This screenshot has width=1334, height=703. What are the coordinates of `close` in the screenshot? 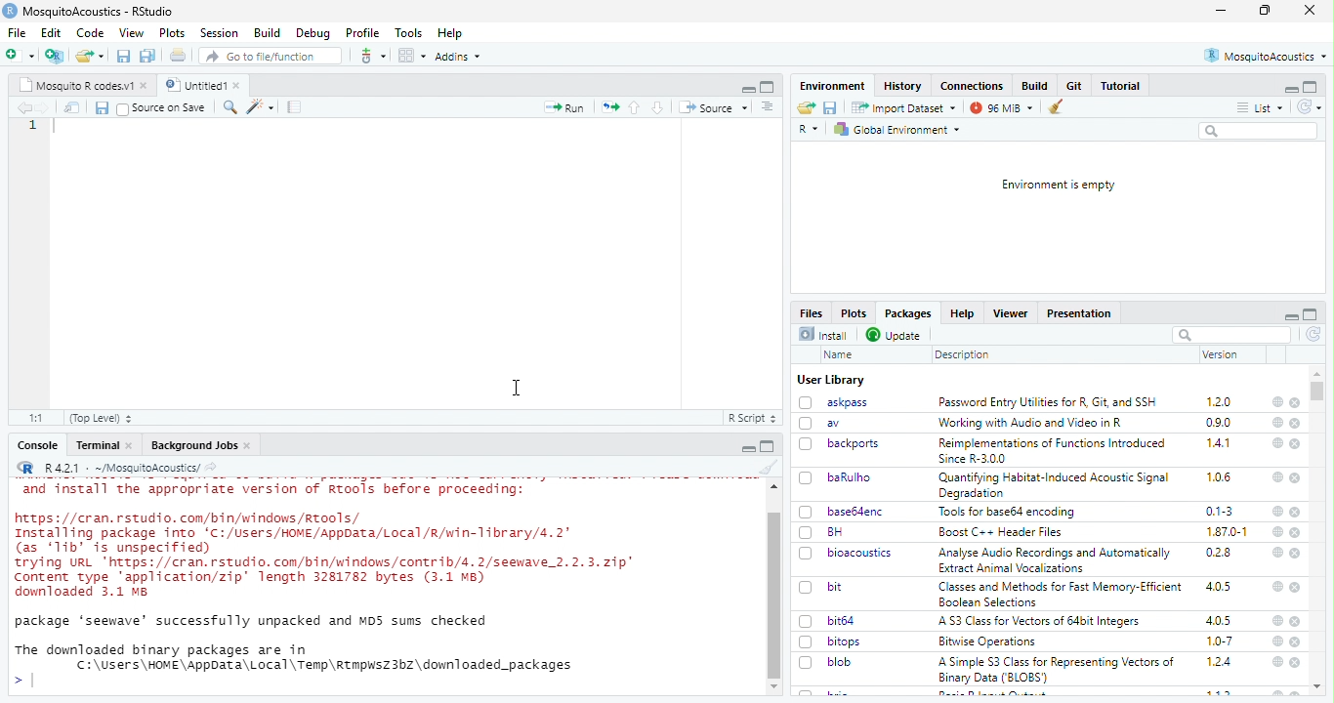 It's located at (1297, 554).